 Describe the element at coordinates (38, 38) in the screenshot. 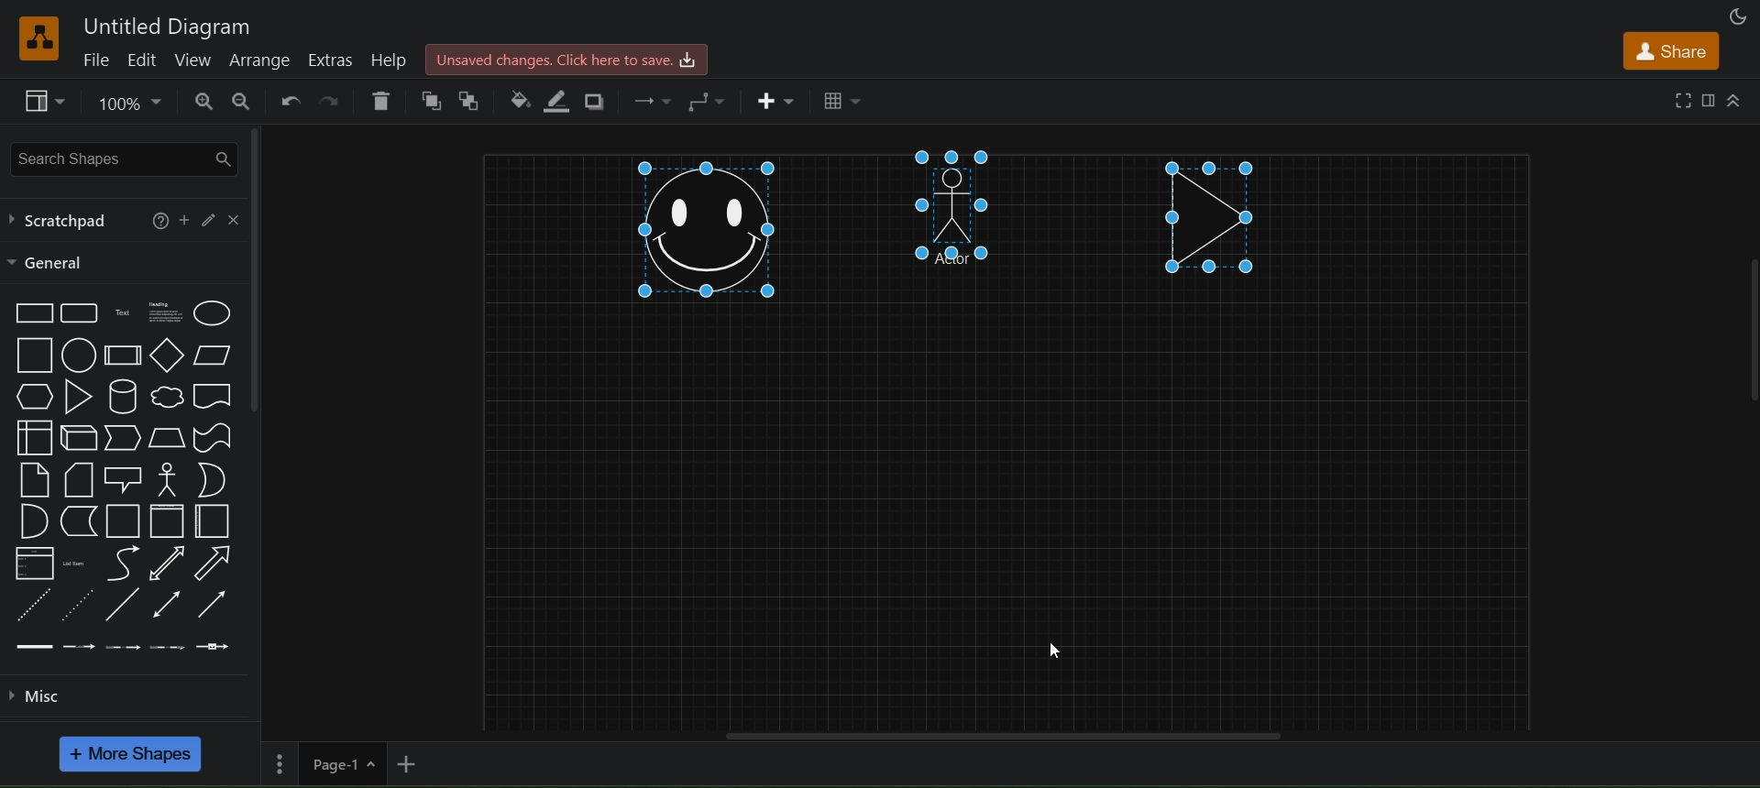

I see `logo` at that location.